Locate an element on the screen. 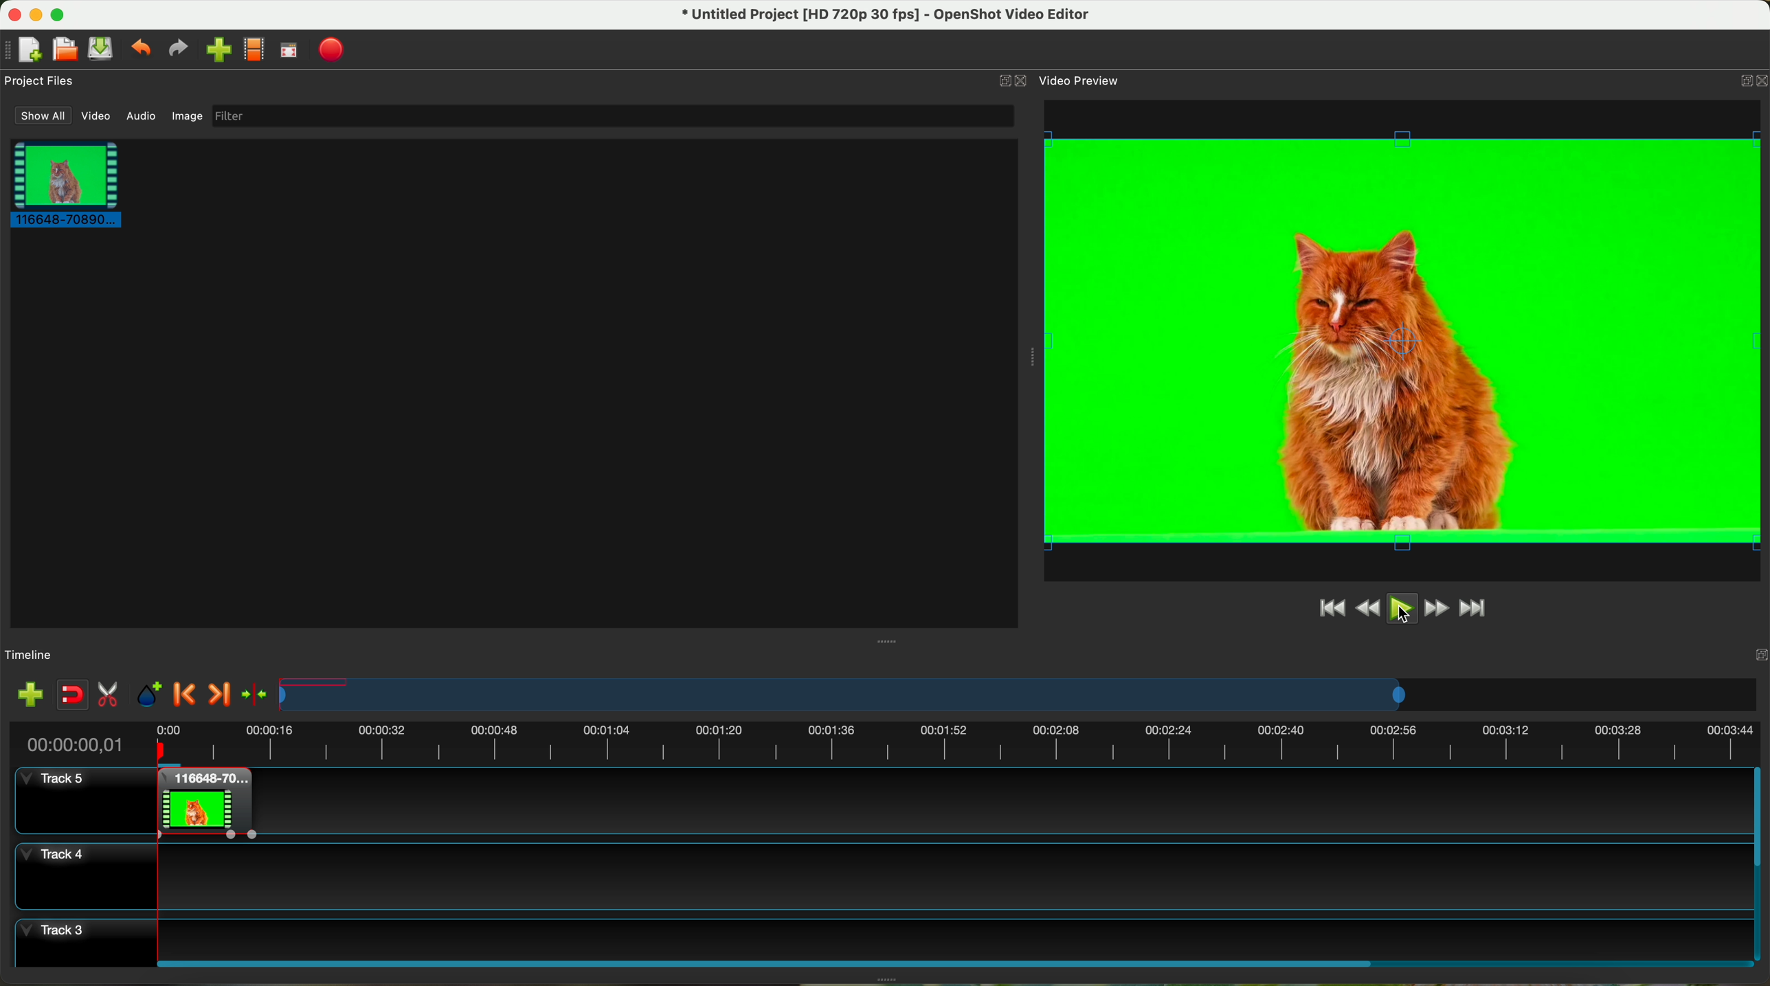 This screenshot has width=1770, height=986. video is located at coordinates (97, 116).